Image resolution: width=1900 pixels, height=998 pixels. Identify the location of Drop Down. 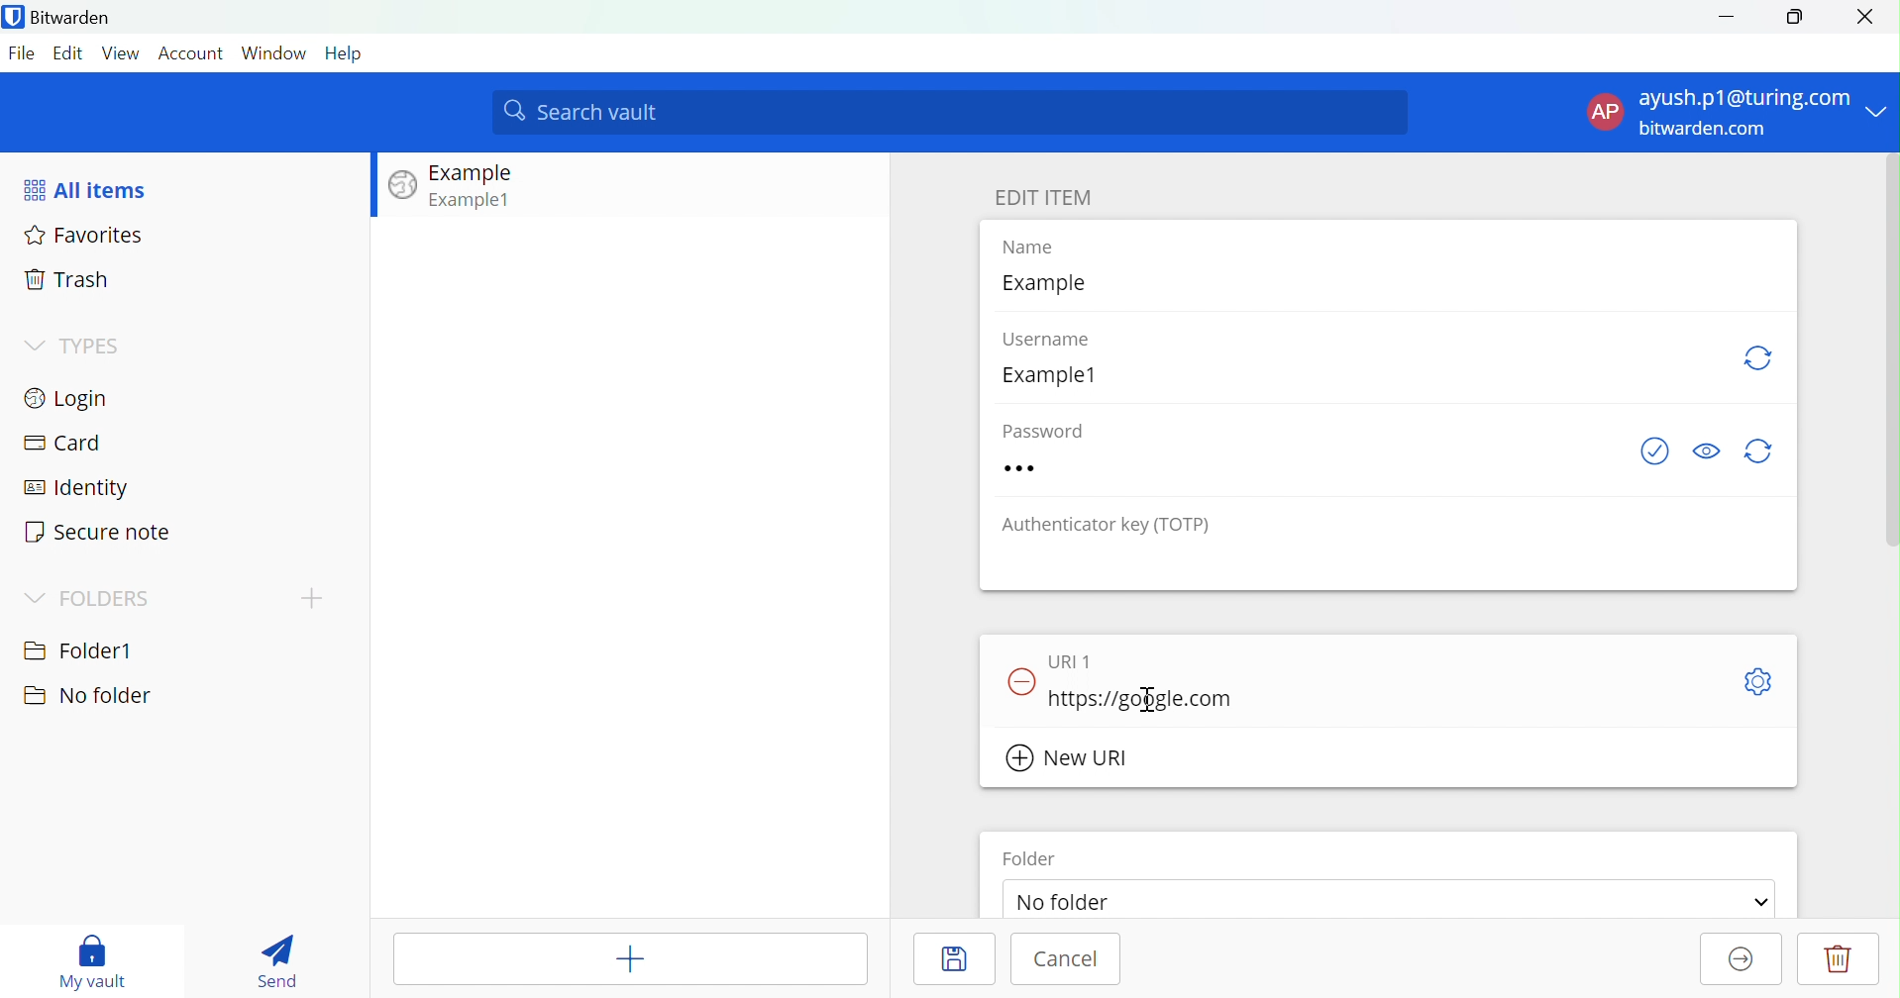
(32, 344).